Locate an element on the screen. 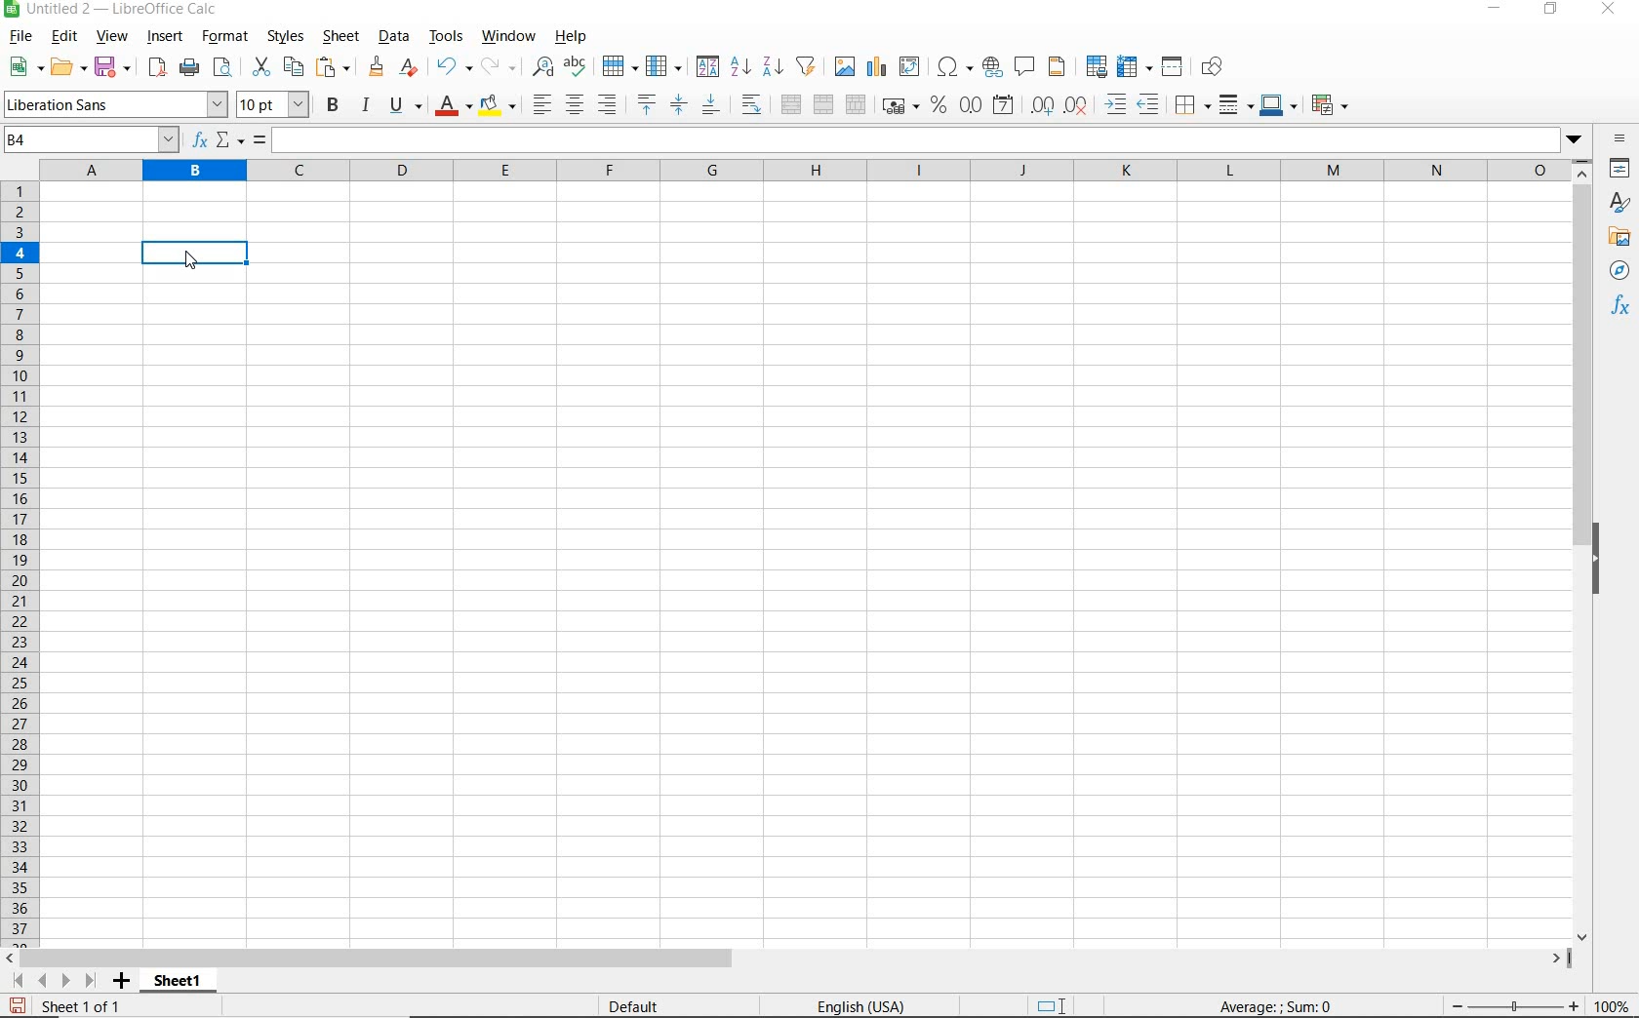  clear direct formatting is located at coordinates (411, 69).